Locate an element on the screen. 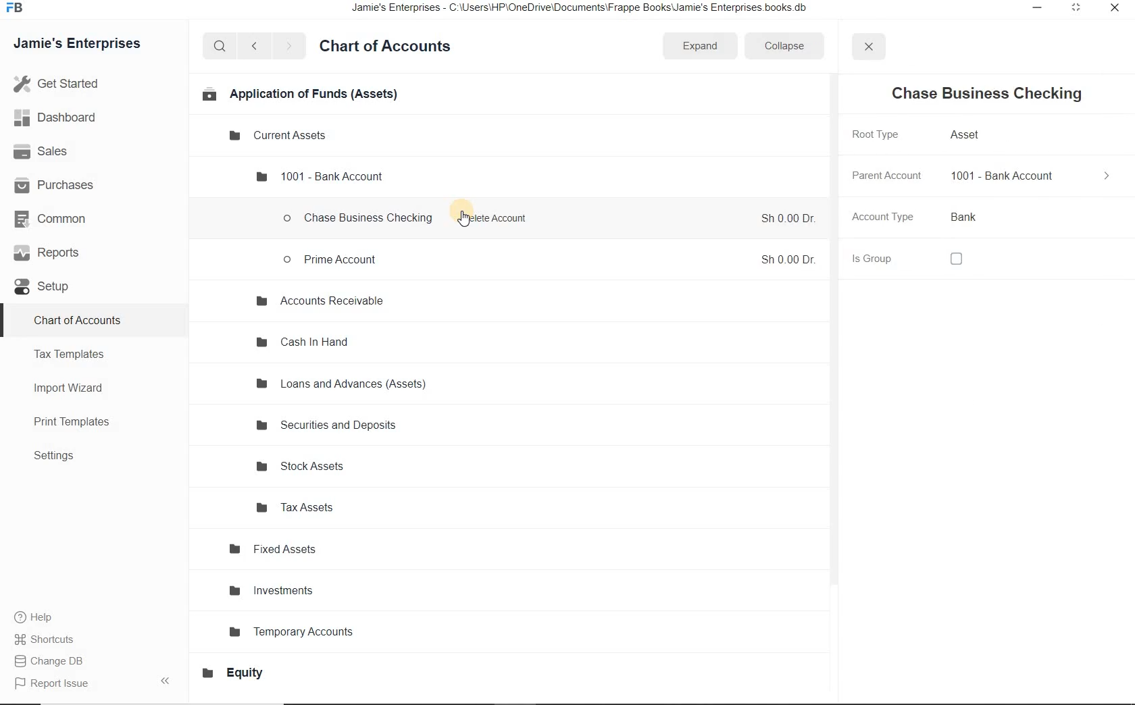   Setup is located at coordinates (51, 288).